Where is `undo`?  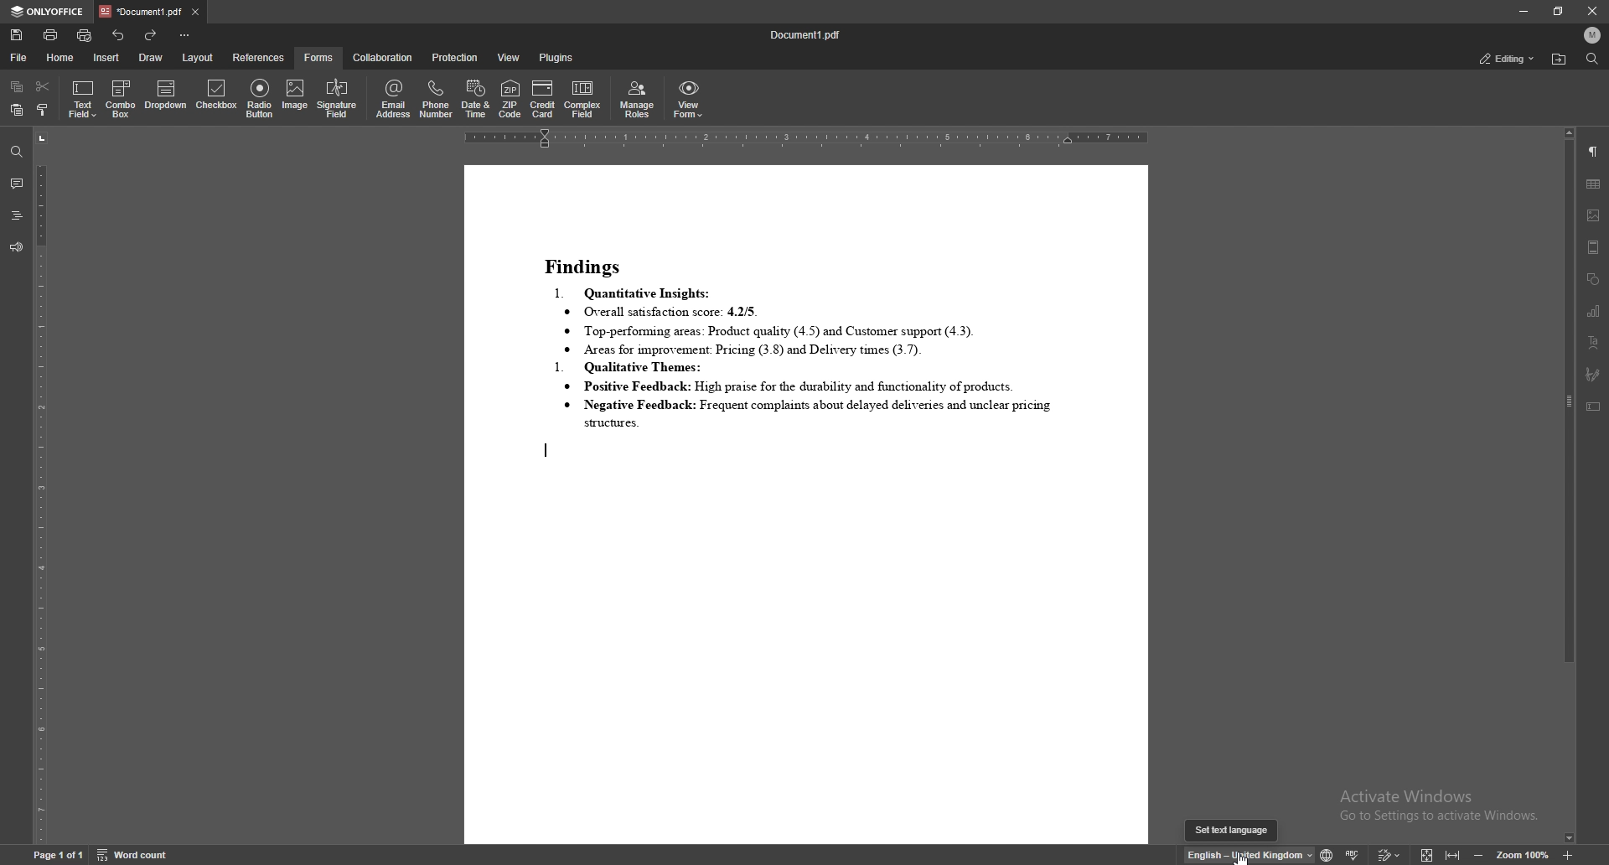
undo is located at coordinates (119, 35).